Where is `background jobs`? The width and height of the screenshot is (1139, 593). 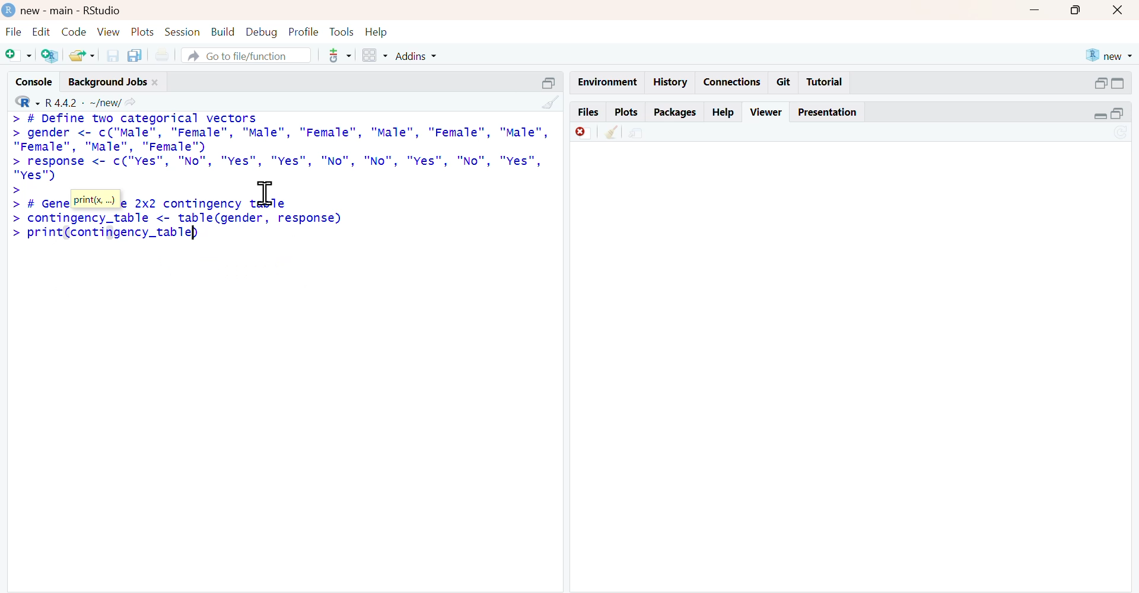 background jobs is located at coordinates (108, 82).